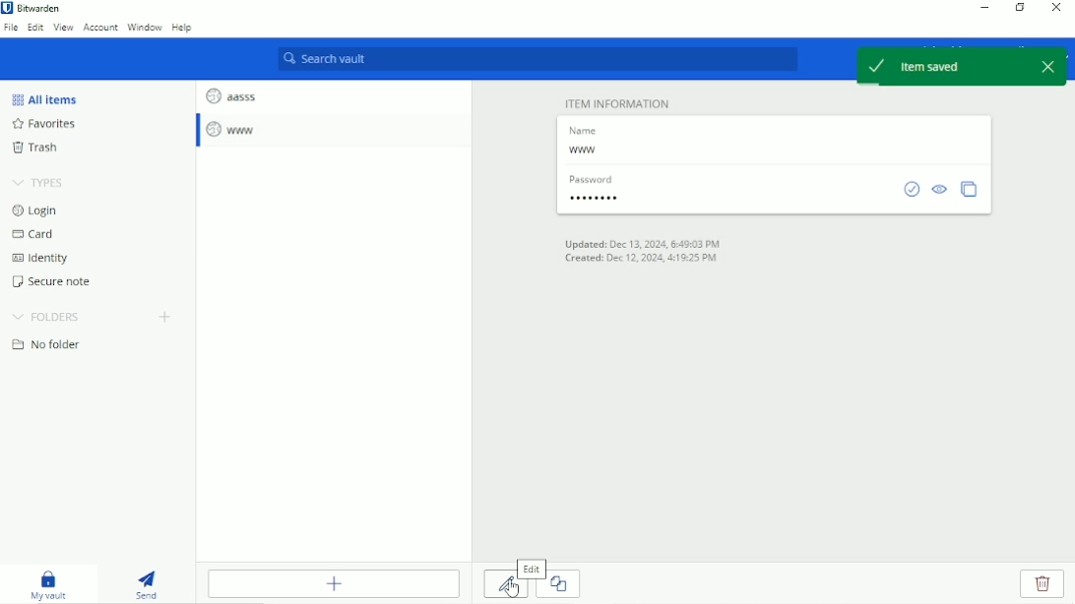 Image resolution: width=1075 pixels, height=604 pixels. I want to click on www, so click(233, 130).